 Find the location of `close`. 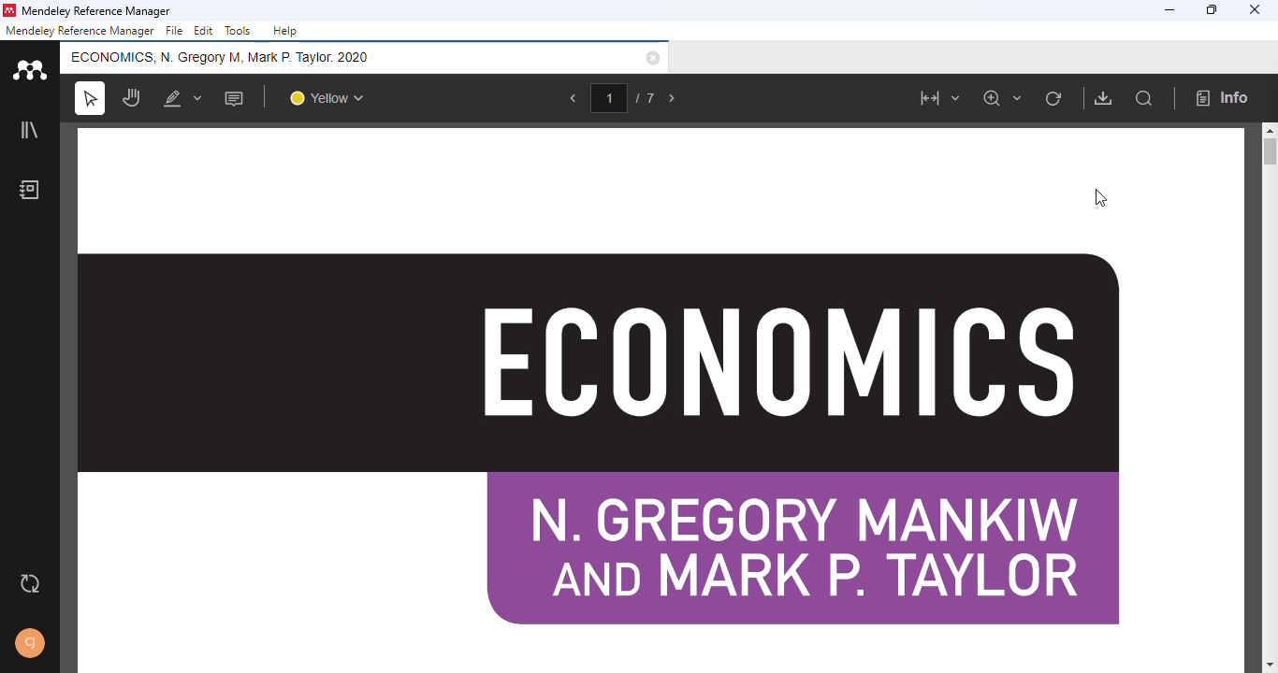

close is located at coordinates (1254, 9).